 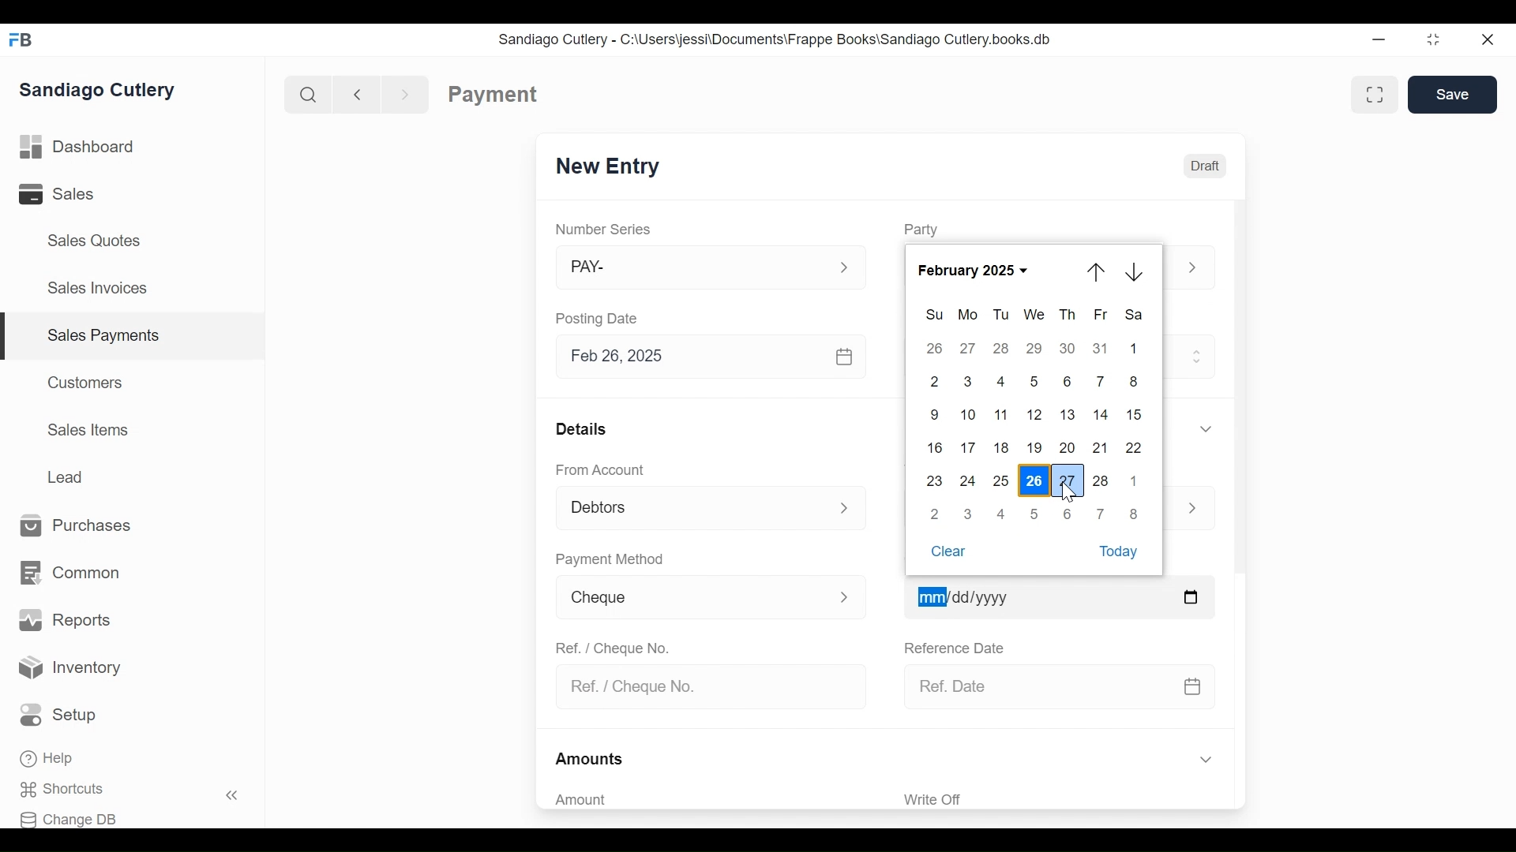 I want to click on Vertical Scroll bar, so click(x=1238, y=389).